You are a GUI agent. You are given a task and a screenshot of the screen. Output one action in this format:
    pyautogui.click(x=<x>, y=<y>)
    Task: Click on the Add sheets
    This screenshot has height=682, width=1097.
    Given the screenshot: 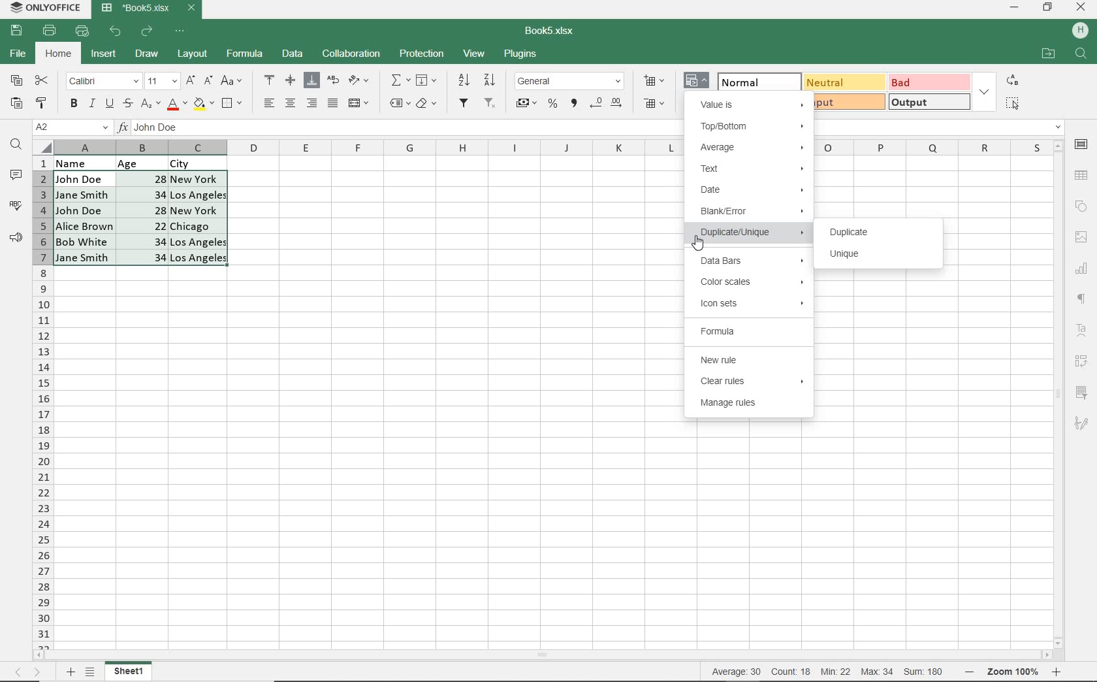 What is the action you would take?
    pyautogui.click(x=69, y=672)
    